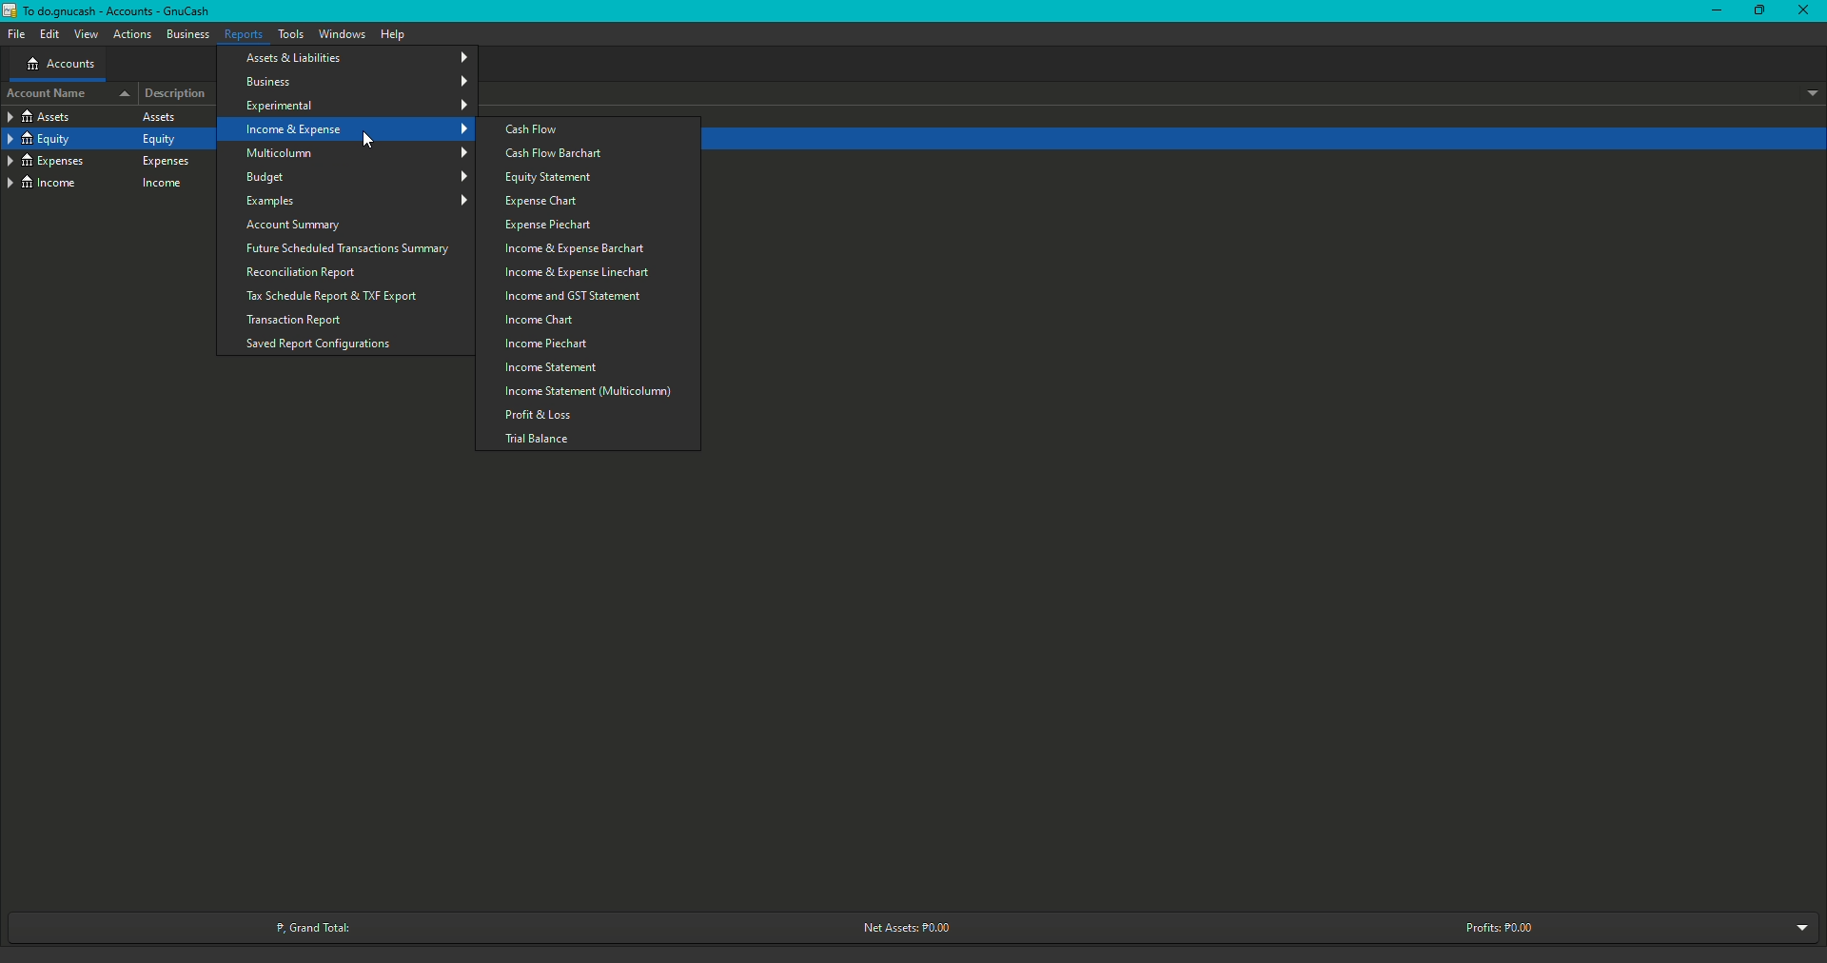 The height and width of the screenshot is (963, 1827). I want to click on cursor, so click(370, 137).